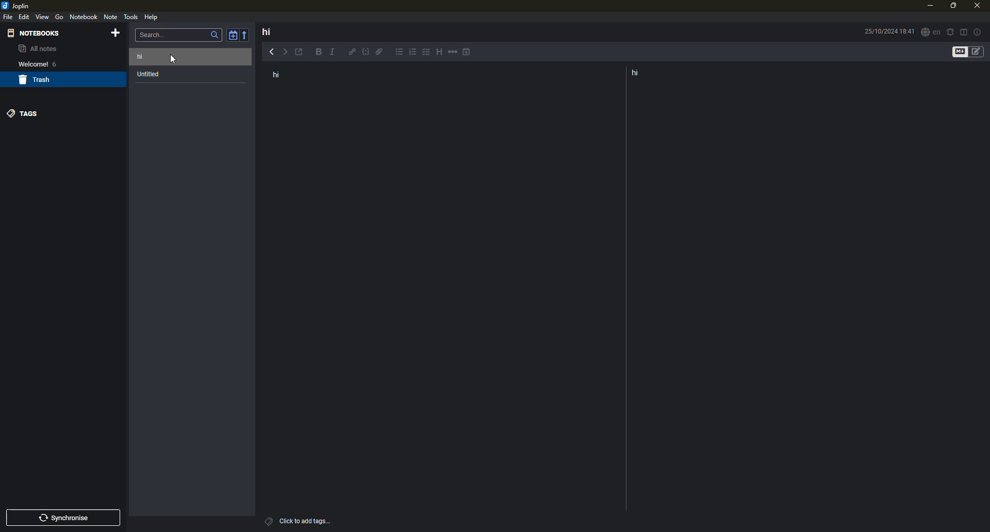 The height and width of the screenshot is (532, 990). Describe the element at coordinates (268, 521) in the screenshot. I see `tags` at that location.